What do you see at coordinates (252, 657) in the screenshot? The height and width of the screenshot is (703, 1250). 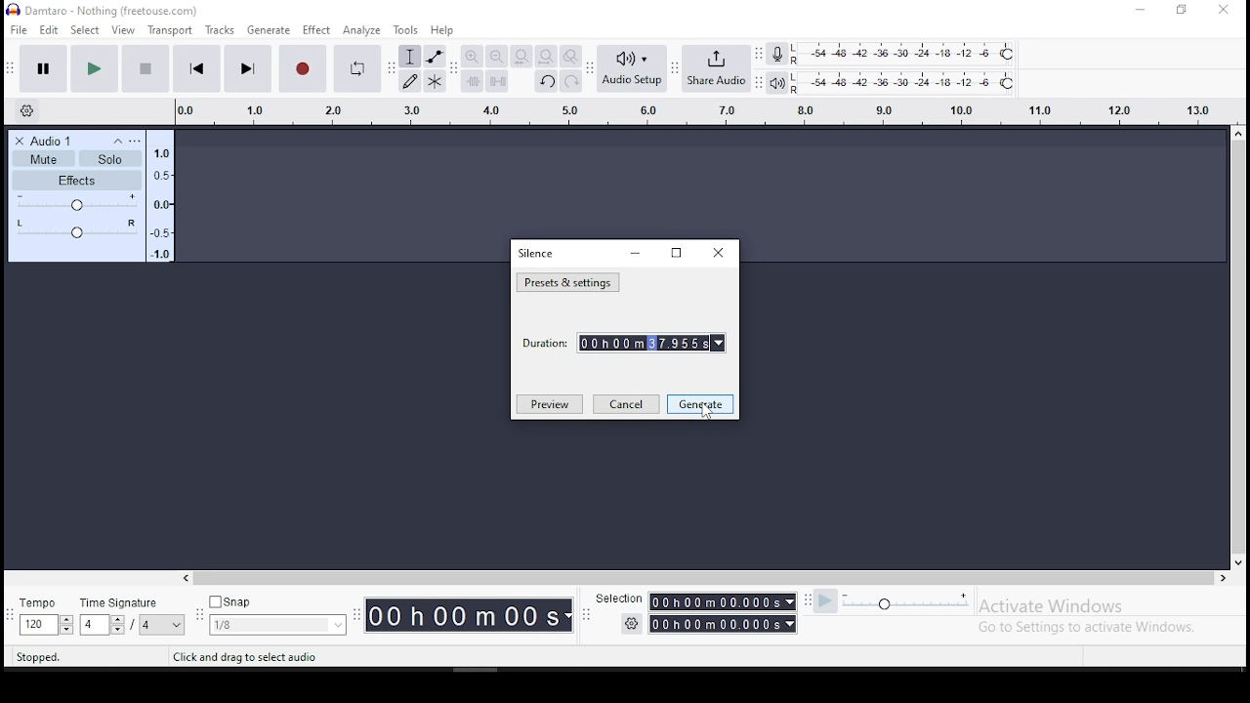 I see `text` at bounding box center [252, 657].